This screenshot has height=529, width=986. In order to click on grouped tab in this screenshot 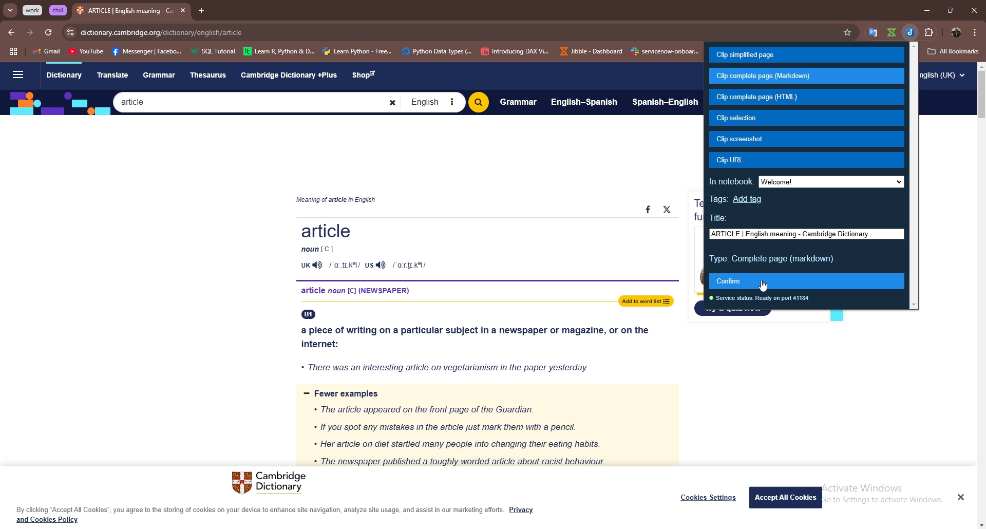, I will do `click(59, 10)`.